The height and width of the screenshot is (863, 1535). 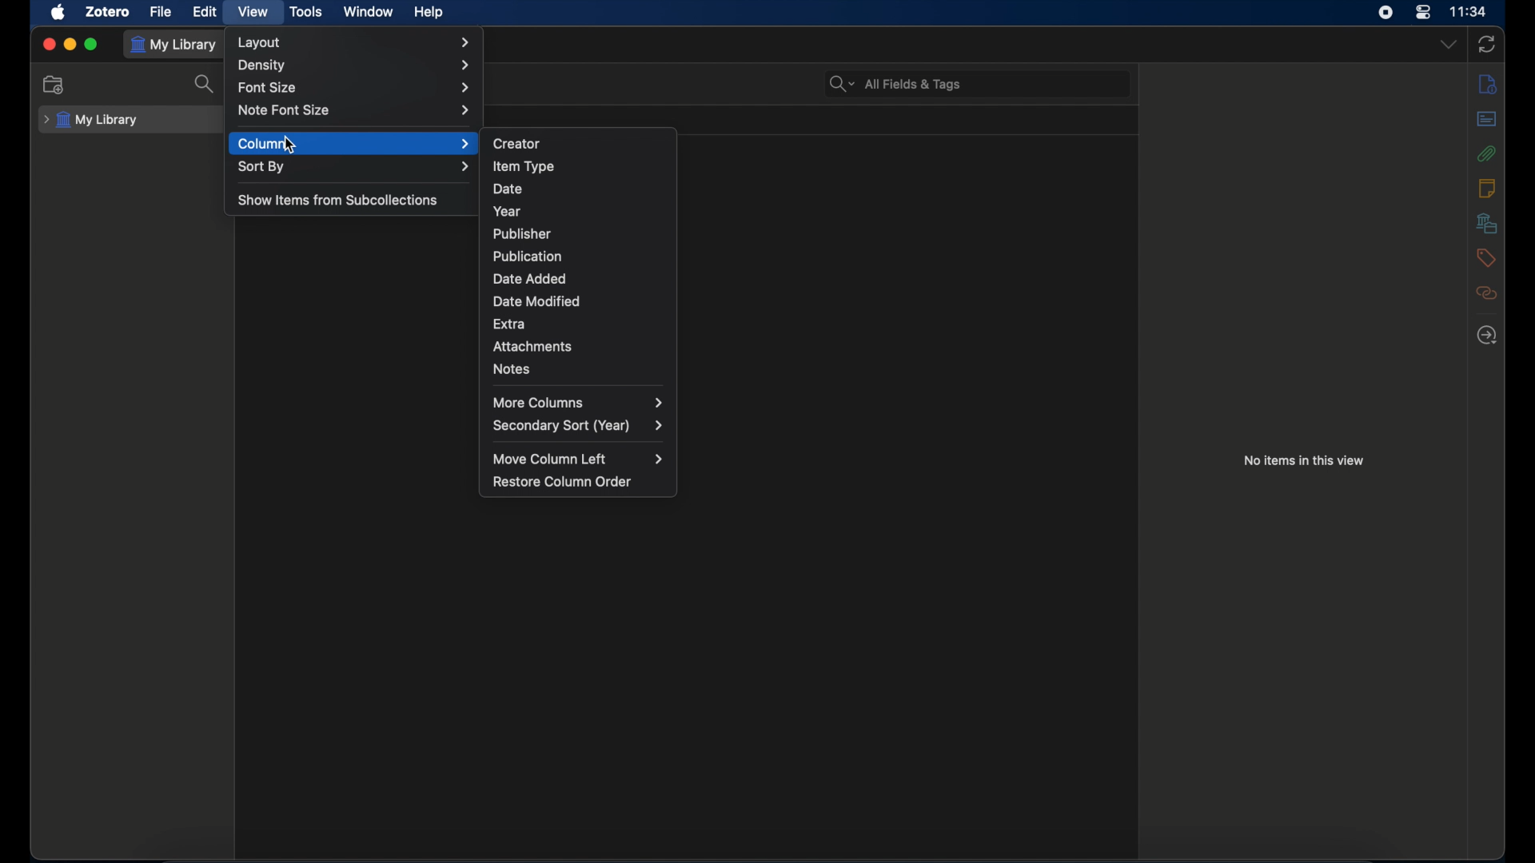 What do you see at coordinates (532, 347) in the screenshot?
I see `attachments` at bounding box center [532, 347].